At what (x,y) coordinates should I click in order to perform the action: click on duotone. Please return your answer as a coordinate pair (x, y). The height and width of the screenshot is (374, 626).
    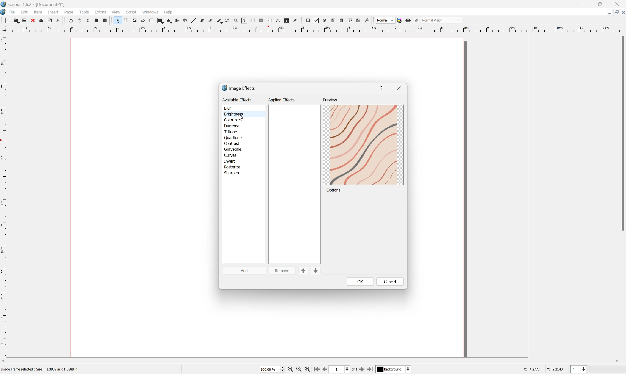
    Looking at the image, I should click on (232, 126).